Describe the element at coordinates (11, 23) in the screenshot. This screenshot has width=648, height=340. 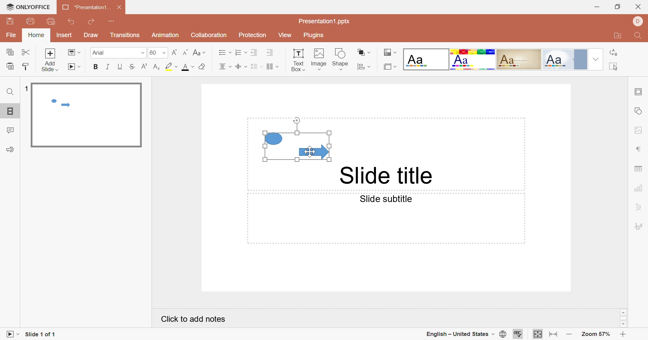
I see `Save` at that location.